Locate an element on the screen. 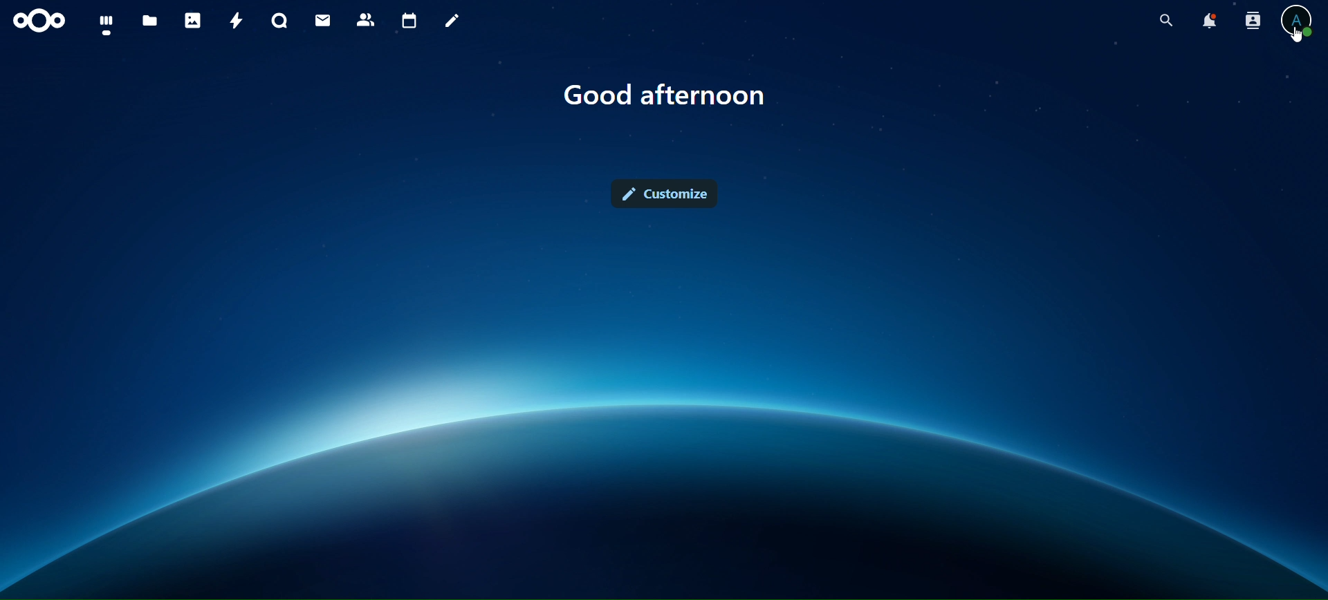 This screenshot has height=600, width=1328. search contacts is located at coordinates (1249, 20).